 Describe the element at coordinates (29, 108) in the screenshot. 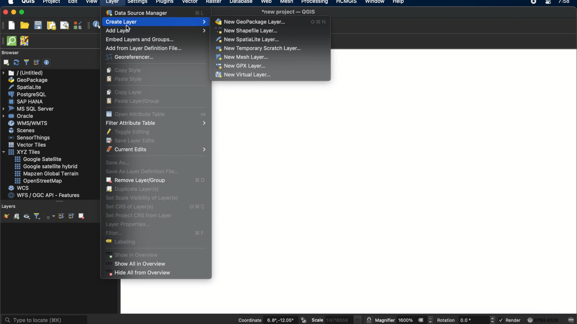

I see `ms sql server` at that location.